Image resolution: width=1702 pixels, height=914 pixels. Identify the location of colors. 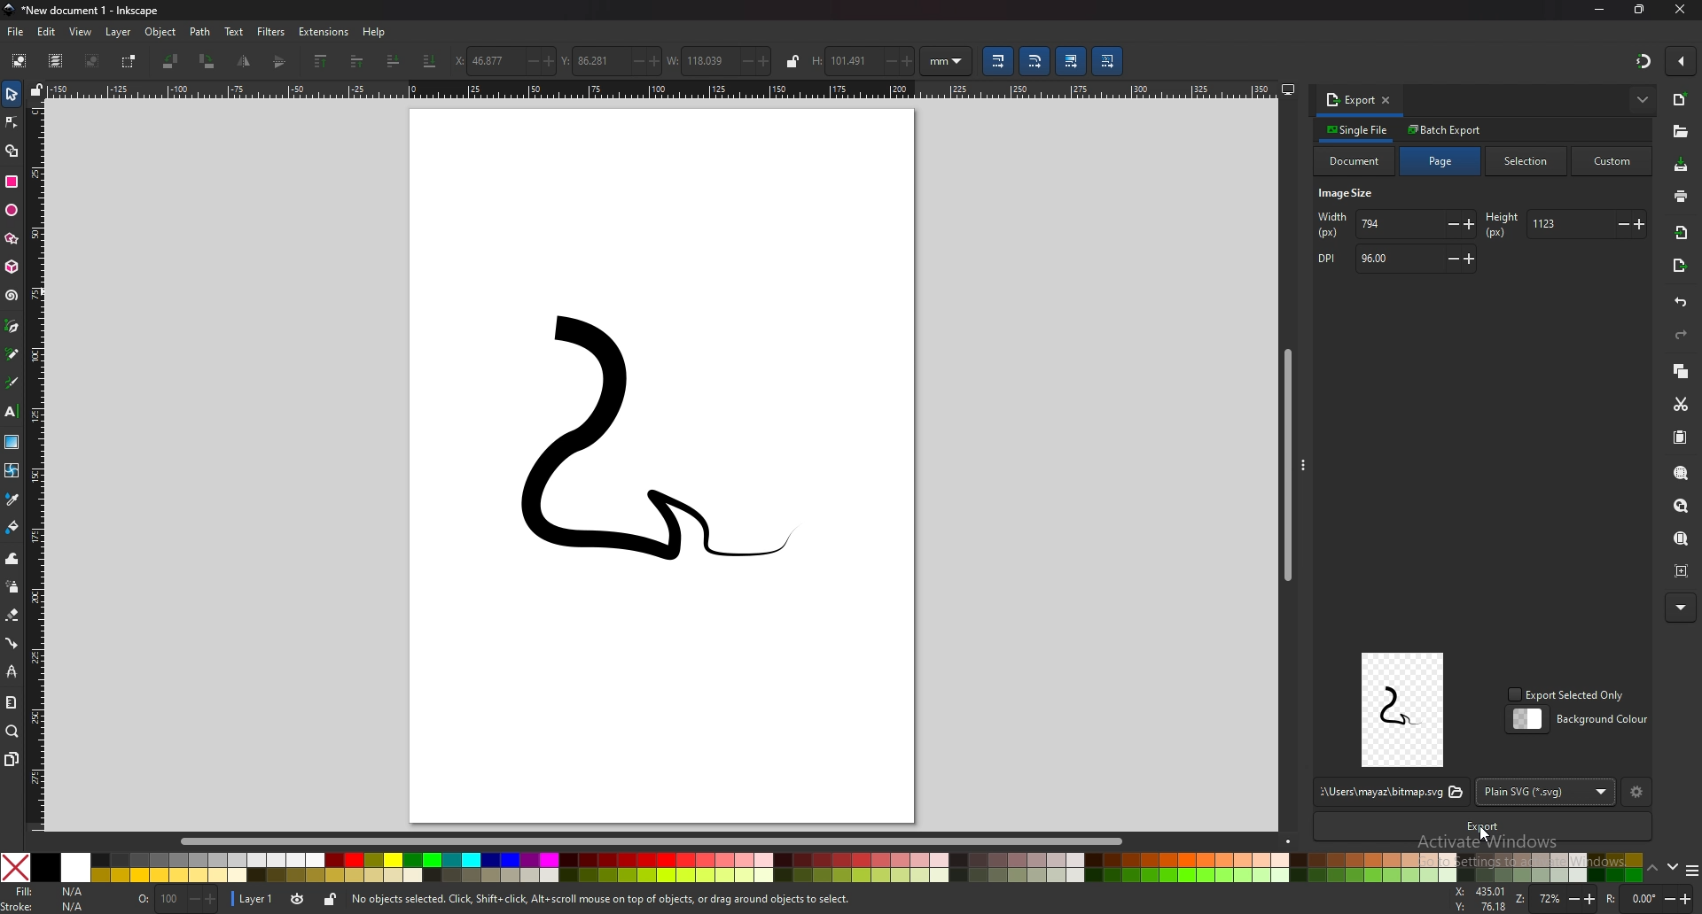
(822, 867).